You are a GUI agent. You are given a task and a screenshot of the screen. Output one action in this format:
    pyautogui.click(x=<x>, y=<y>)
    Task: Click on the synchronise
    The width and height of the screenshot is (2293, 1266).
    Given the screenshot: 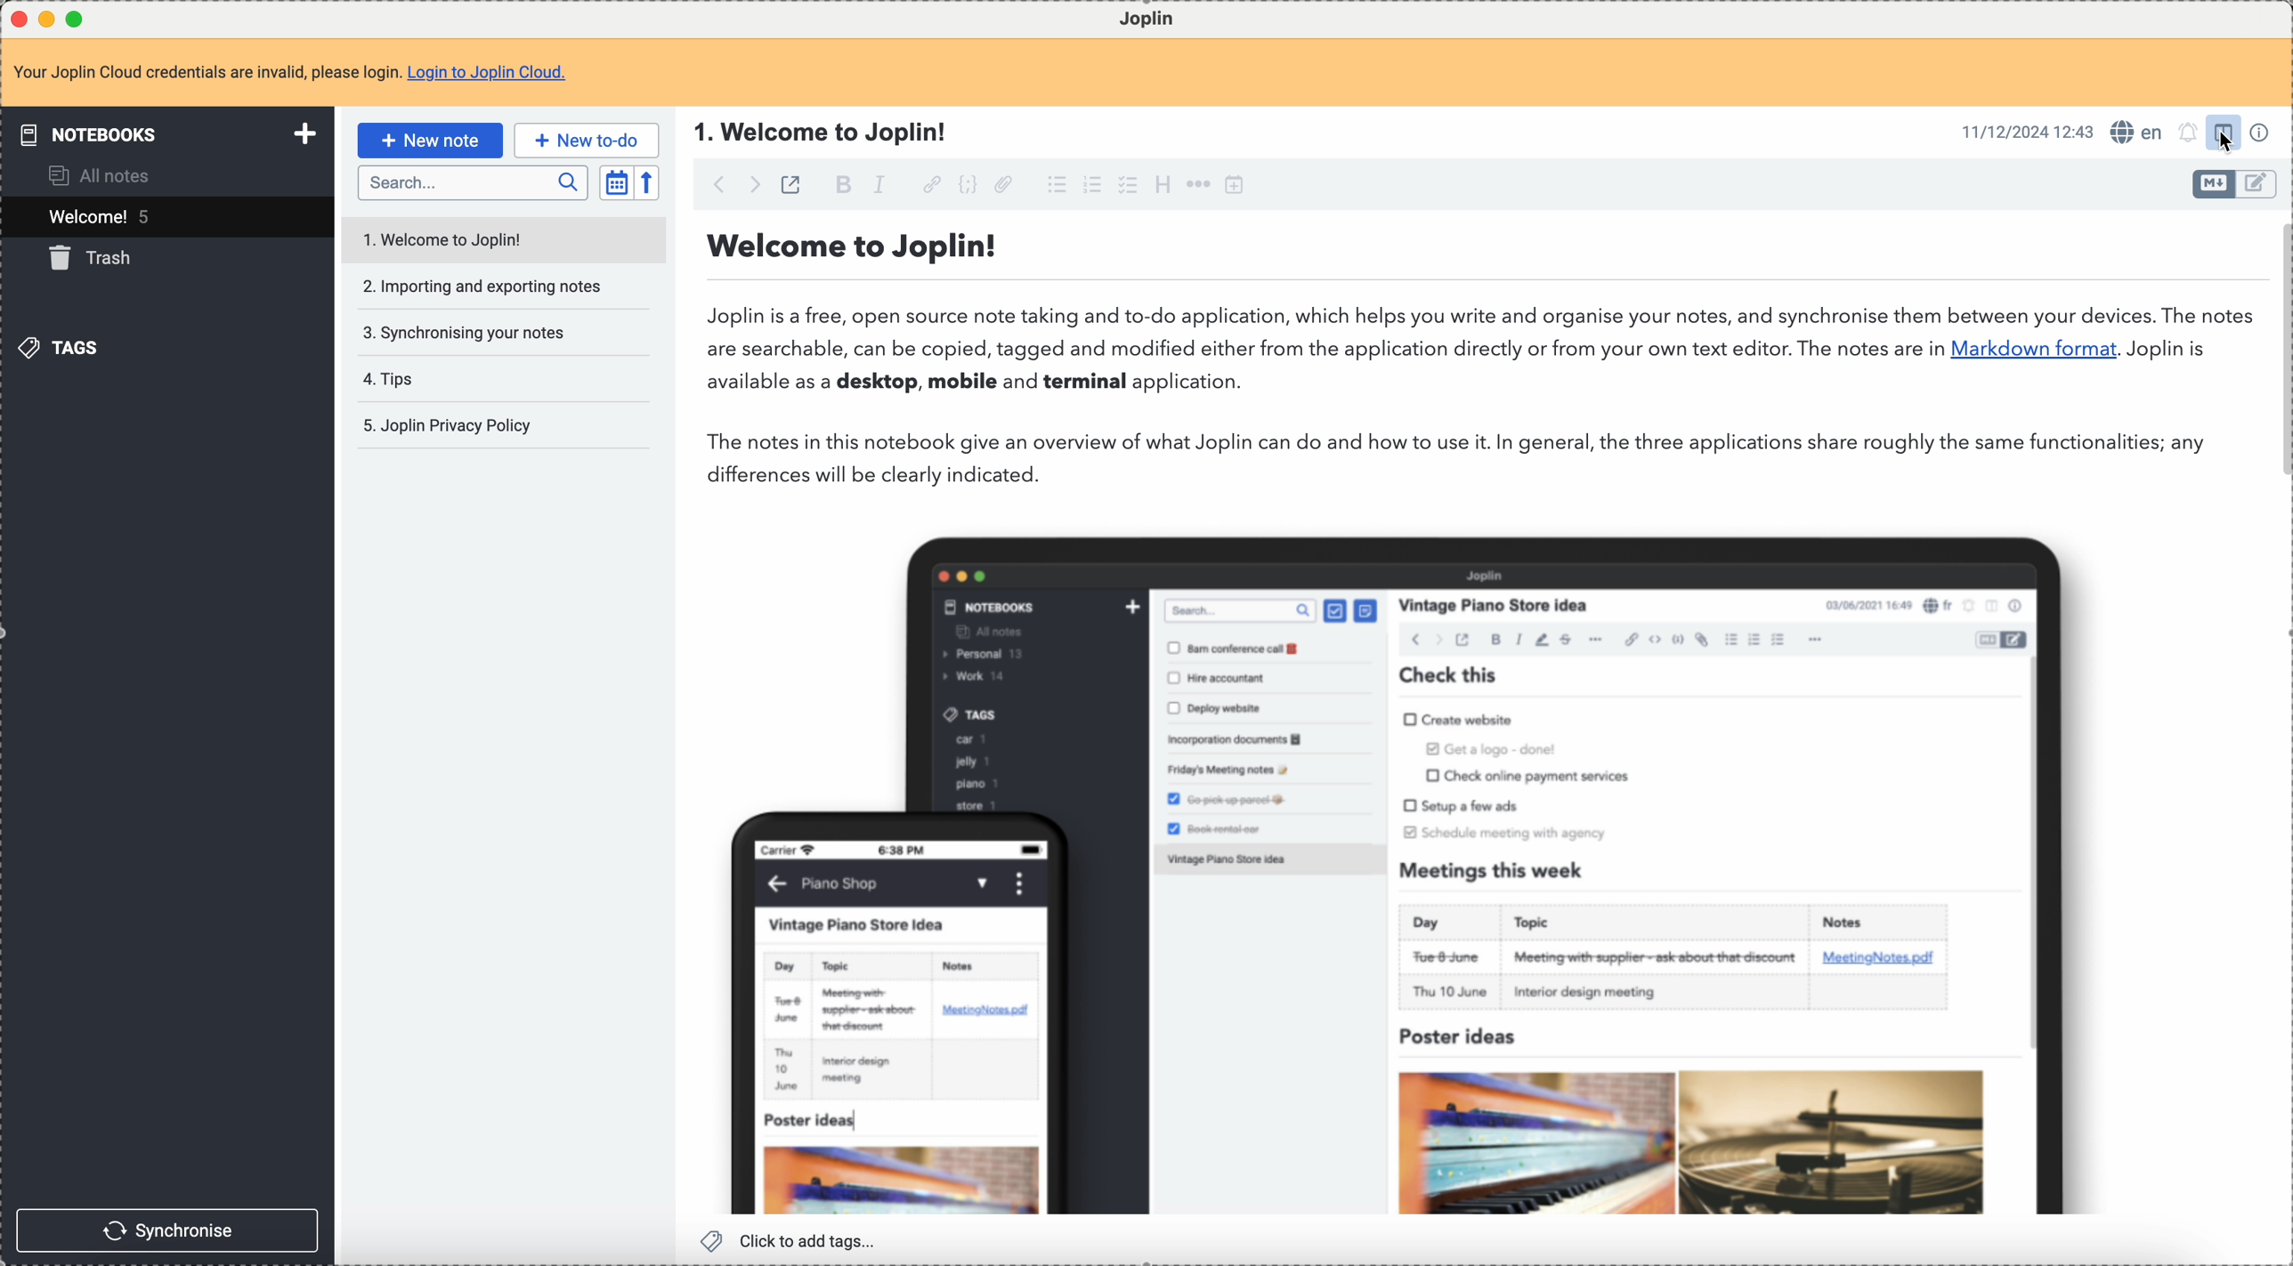 What is the action you would take?
    pyautogui.click(x=169, y=1230)
    